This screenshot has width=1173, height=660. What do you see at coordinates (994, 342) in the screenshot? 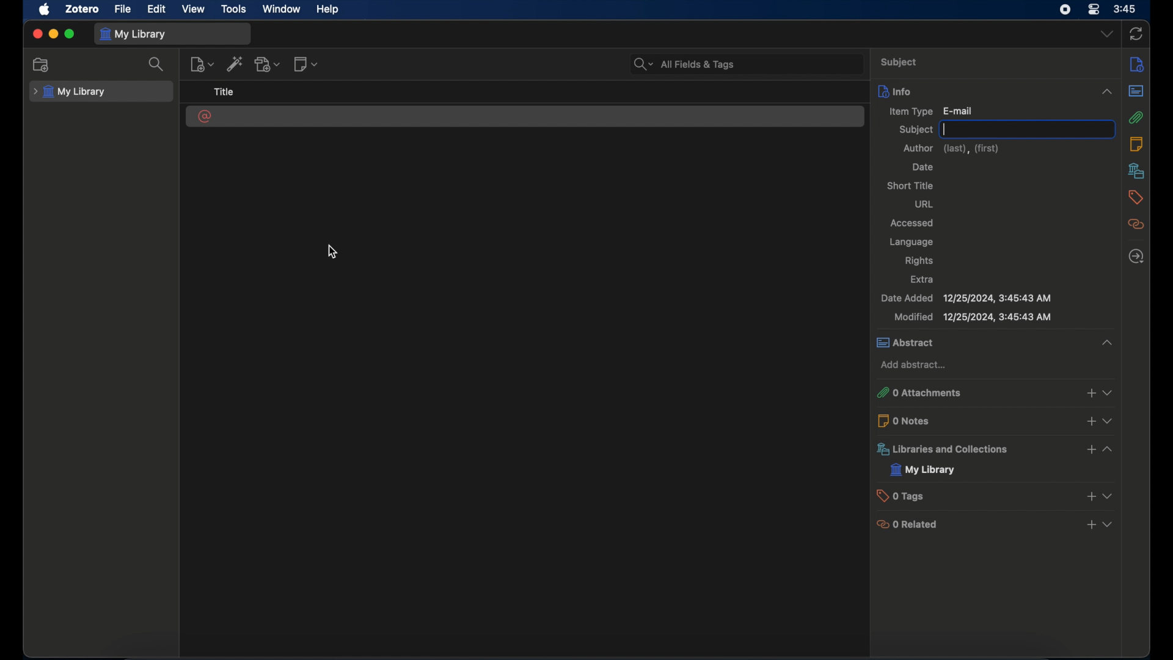
I see `abstract` at bounding box center [994, 342].